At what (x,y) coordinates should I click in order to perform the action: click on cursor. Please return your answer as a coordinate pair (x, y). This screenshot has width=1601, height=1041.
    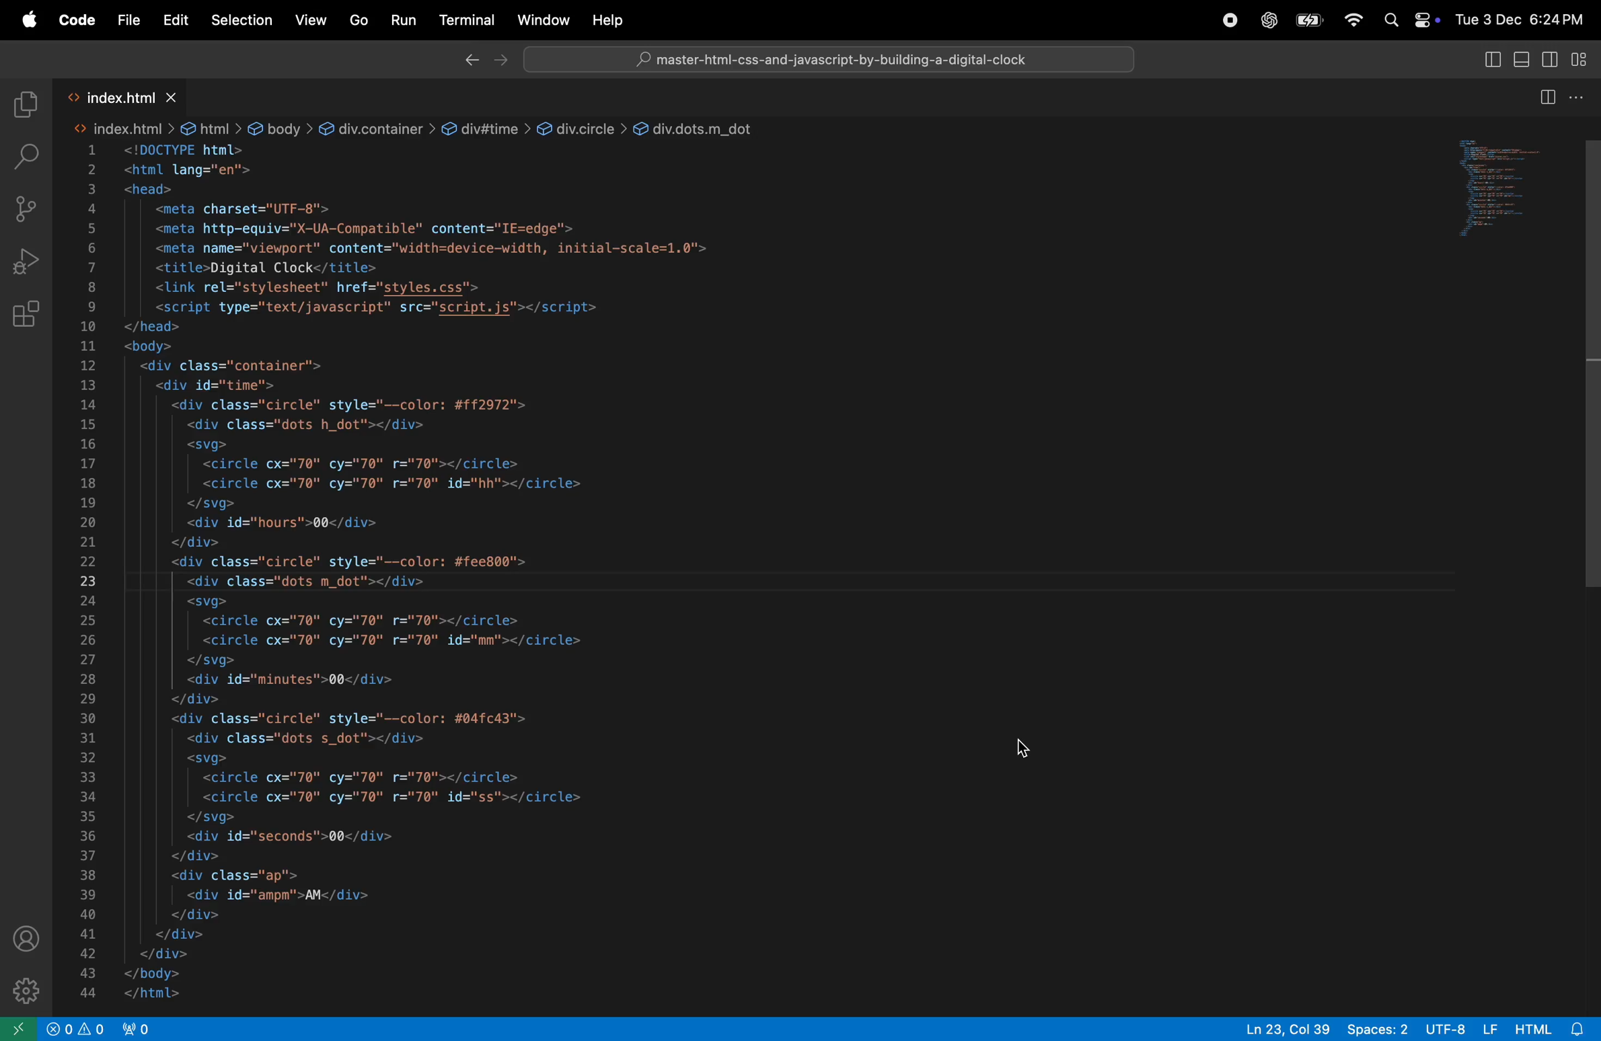
    Looking at the image, I should click on (1020, 753).